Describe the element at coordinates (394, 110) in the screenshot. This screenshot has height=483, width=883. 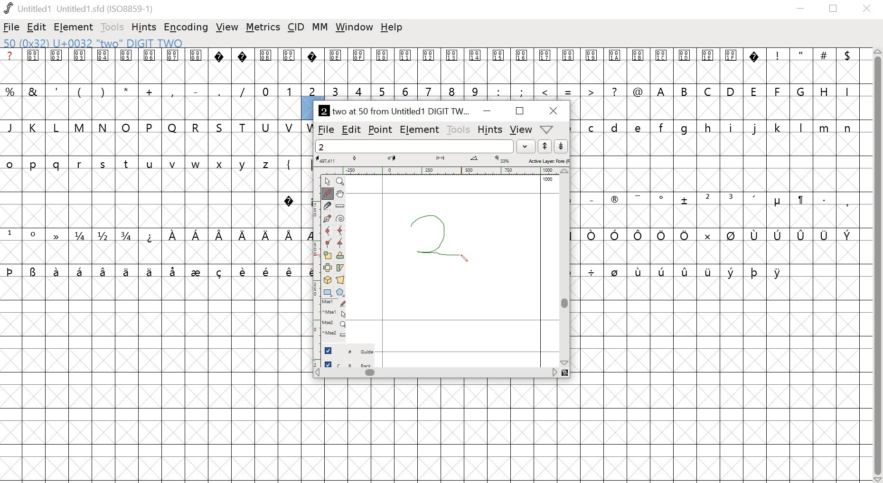
I see `2 two at 50 from Untitled1 DIGIT TW...` at that location.